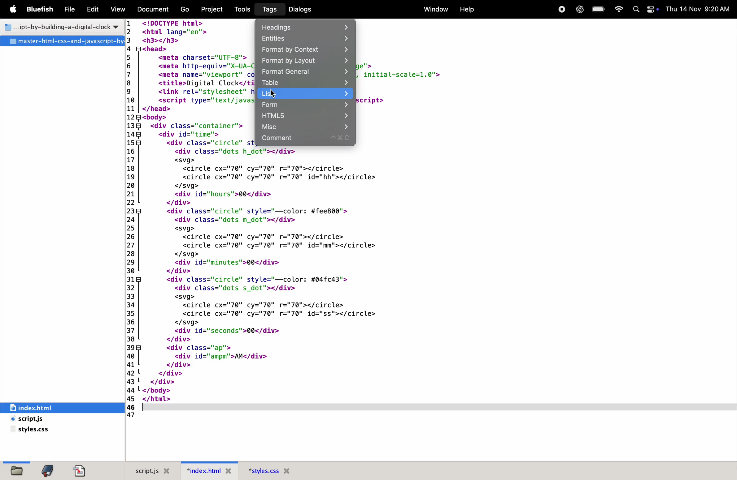  Describe the element at coordinates (306, 82) in the screenshot. I see `table` at that location.